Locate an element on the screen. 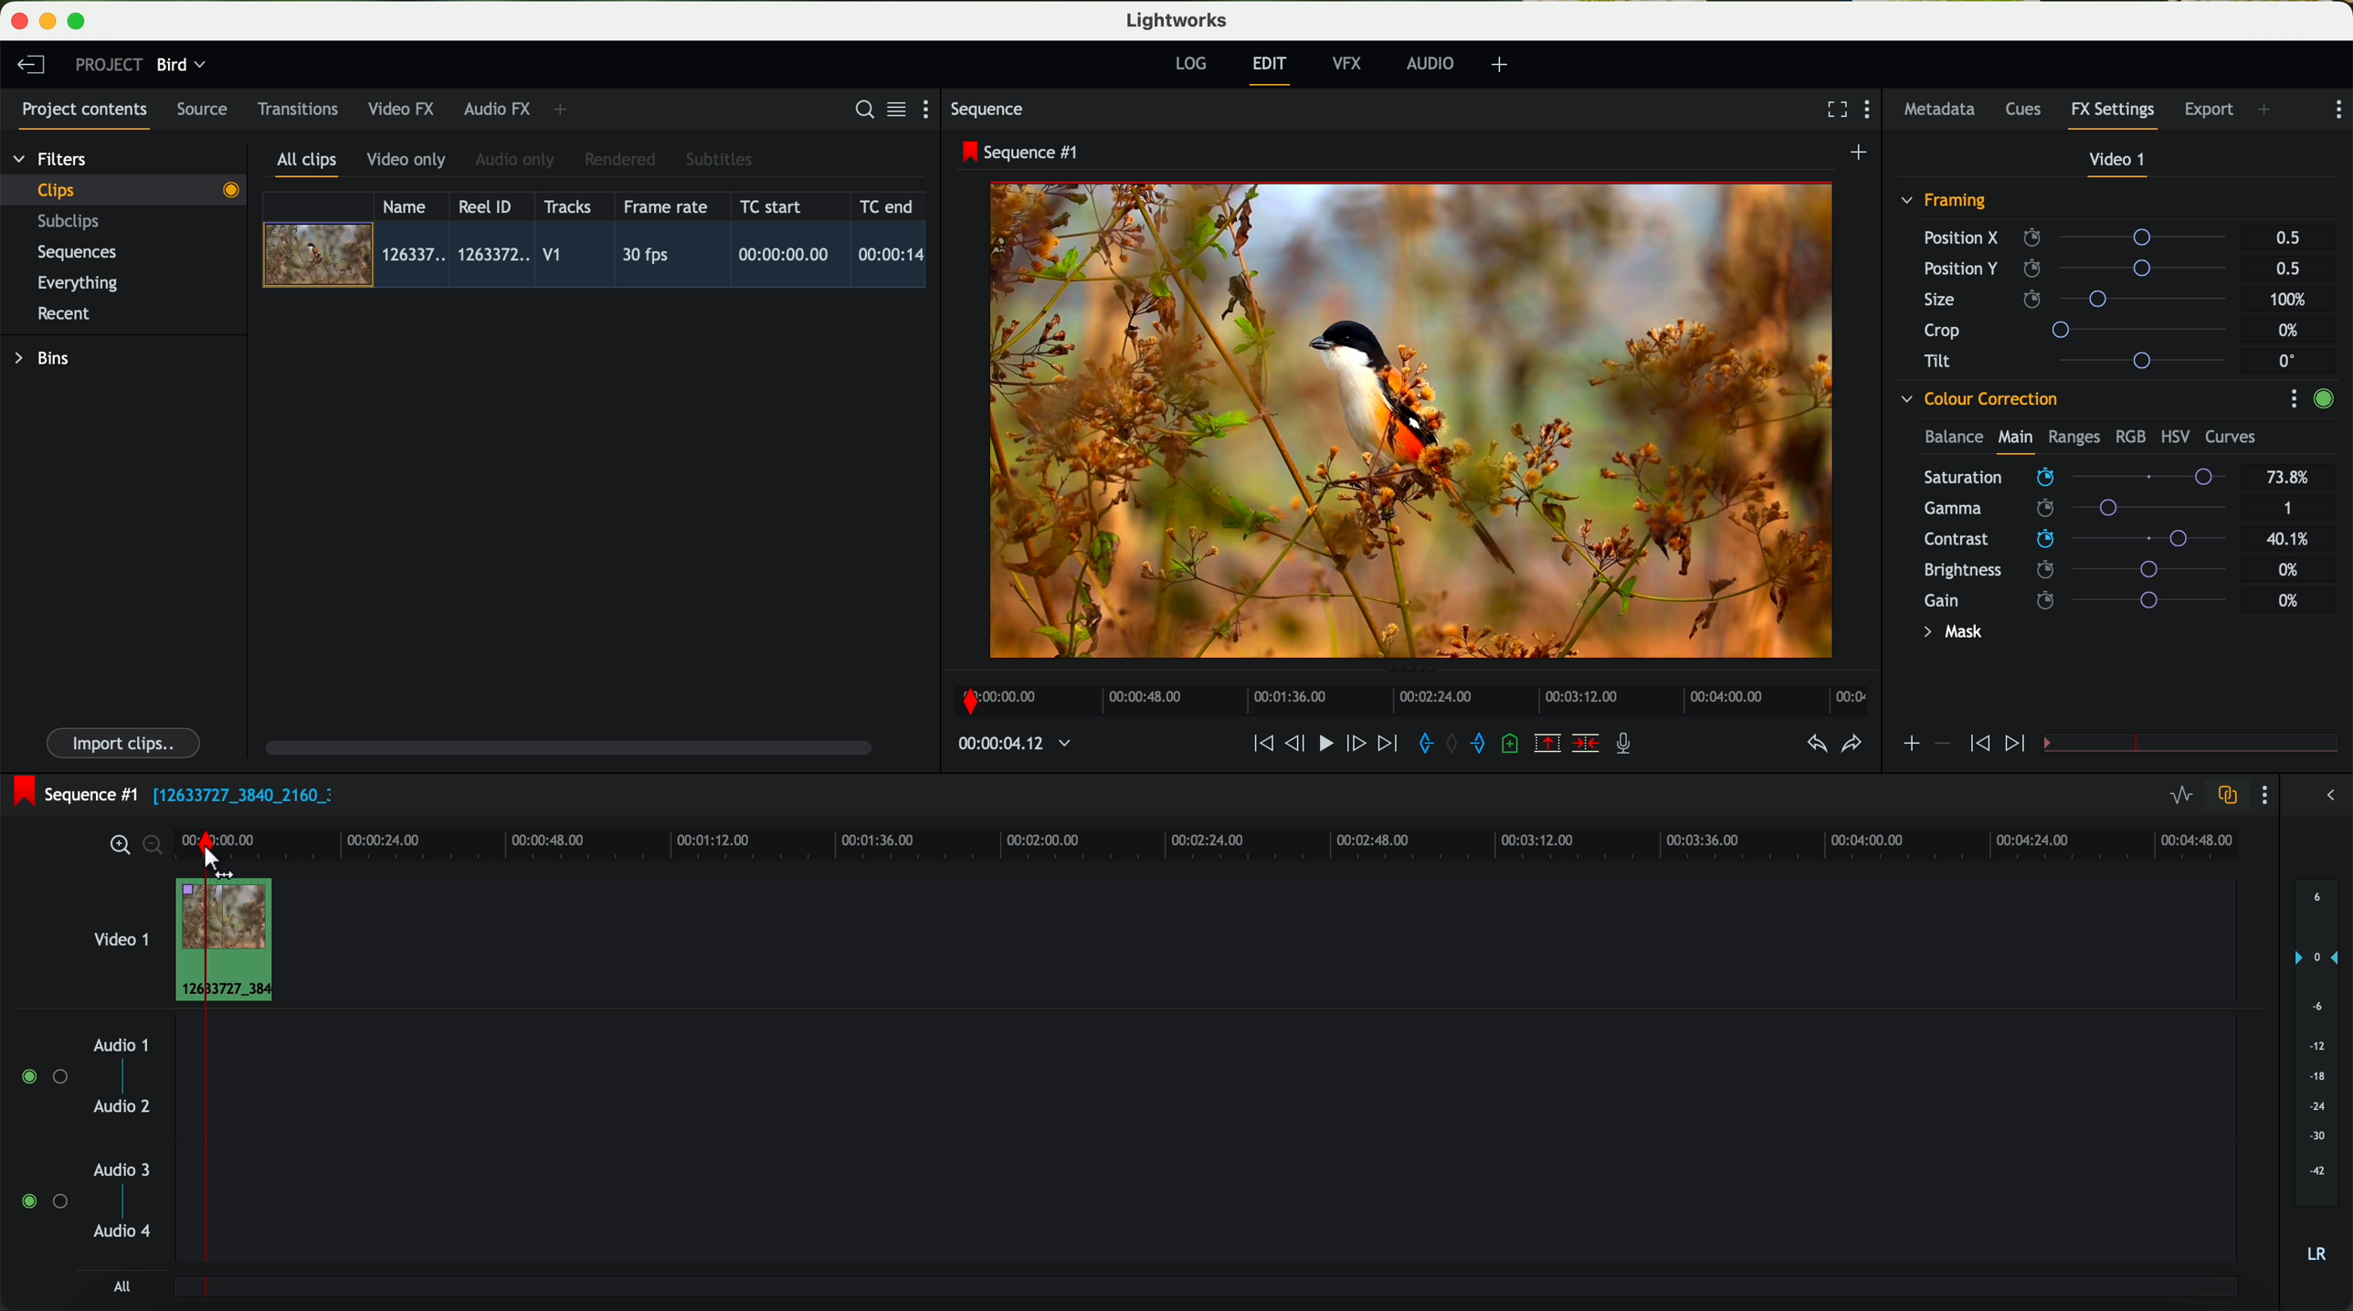  balance is located at coordinates (1954, 439).